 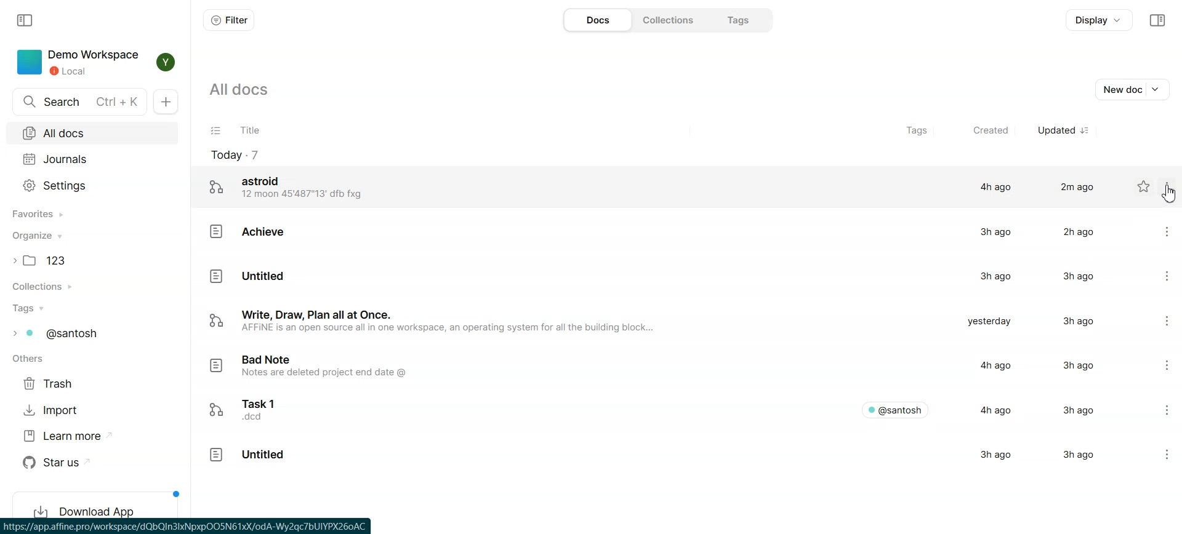 I want to click on Settings, so click(x=94, y=185).